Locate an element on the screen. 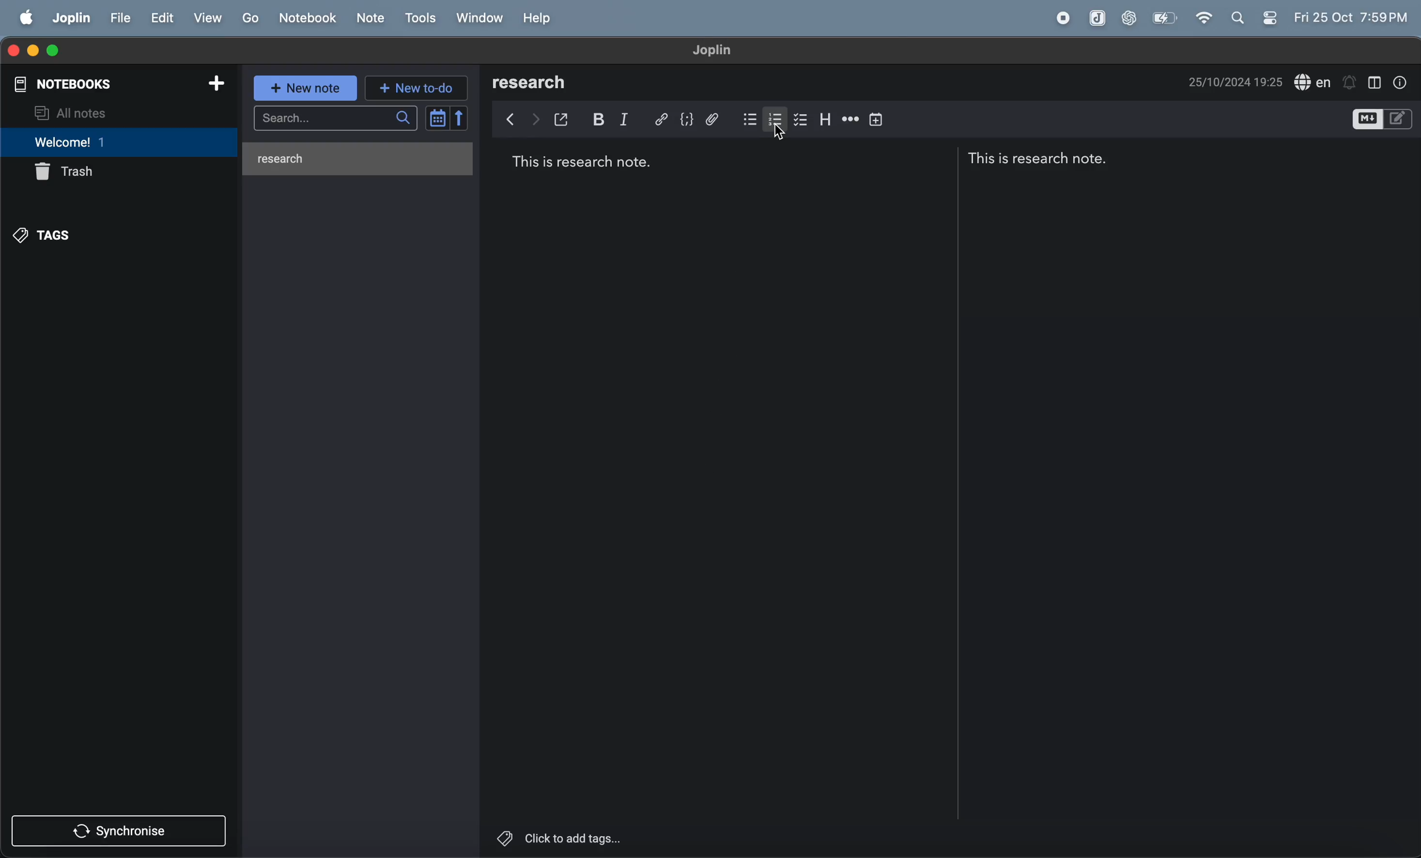 This screenshot has width=1421, height=858. joplin menu is located at coordinates (70, 17).